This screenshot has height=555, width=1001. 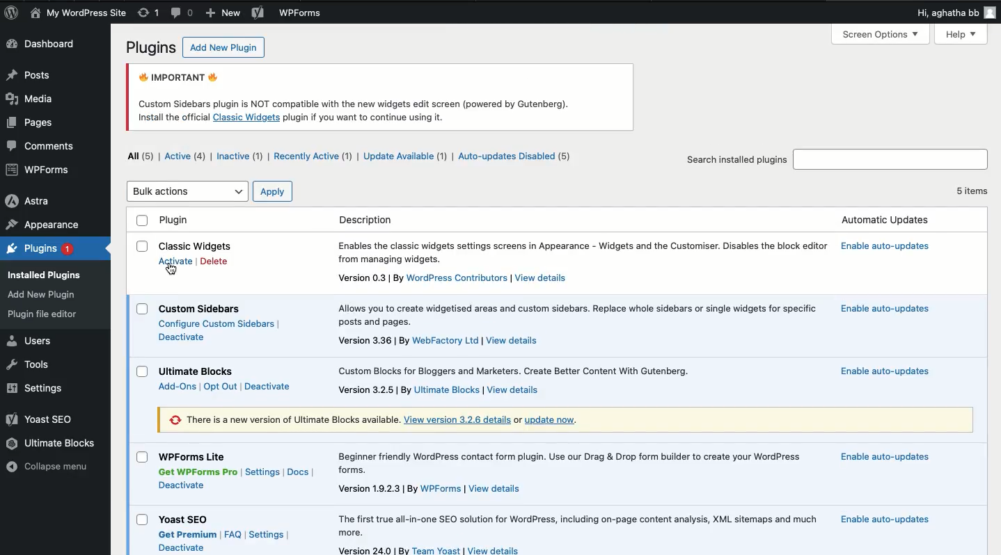 I want to click on version, so click(x=370, y=340).